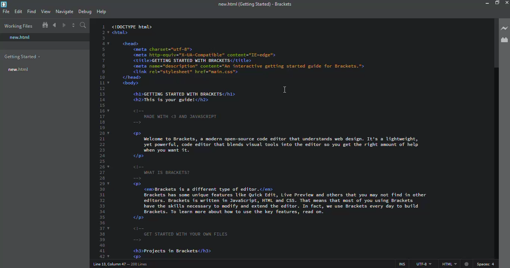 This screenshot has height=268, width=510. I want to click on show in file tree, so click(45, 25).